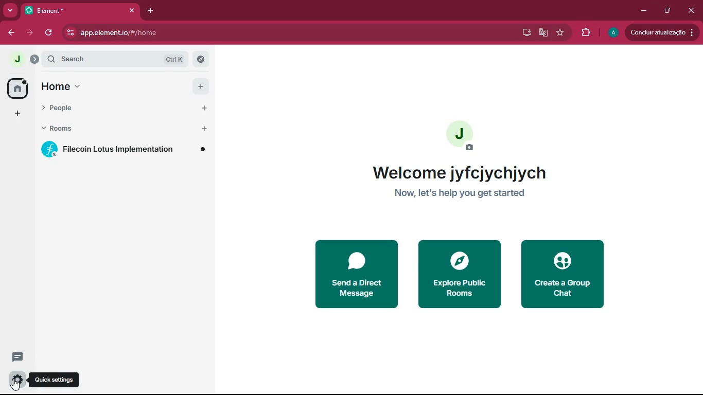  I want to click on send a direct message, so click(354, 275).